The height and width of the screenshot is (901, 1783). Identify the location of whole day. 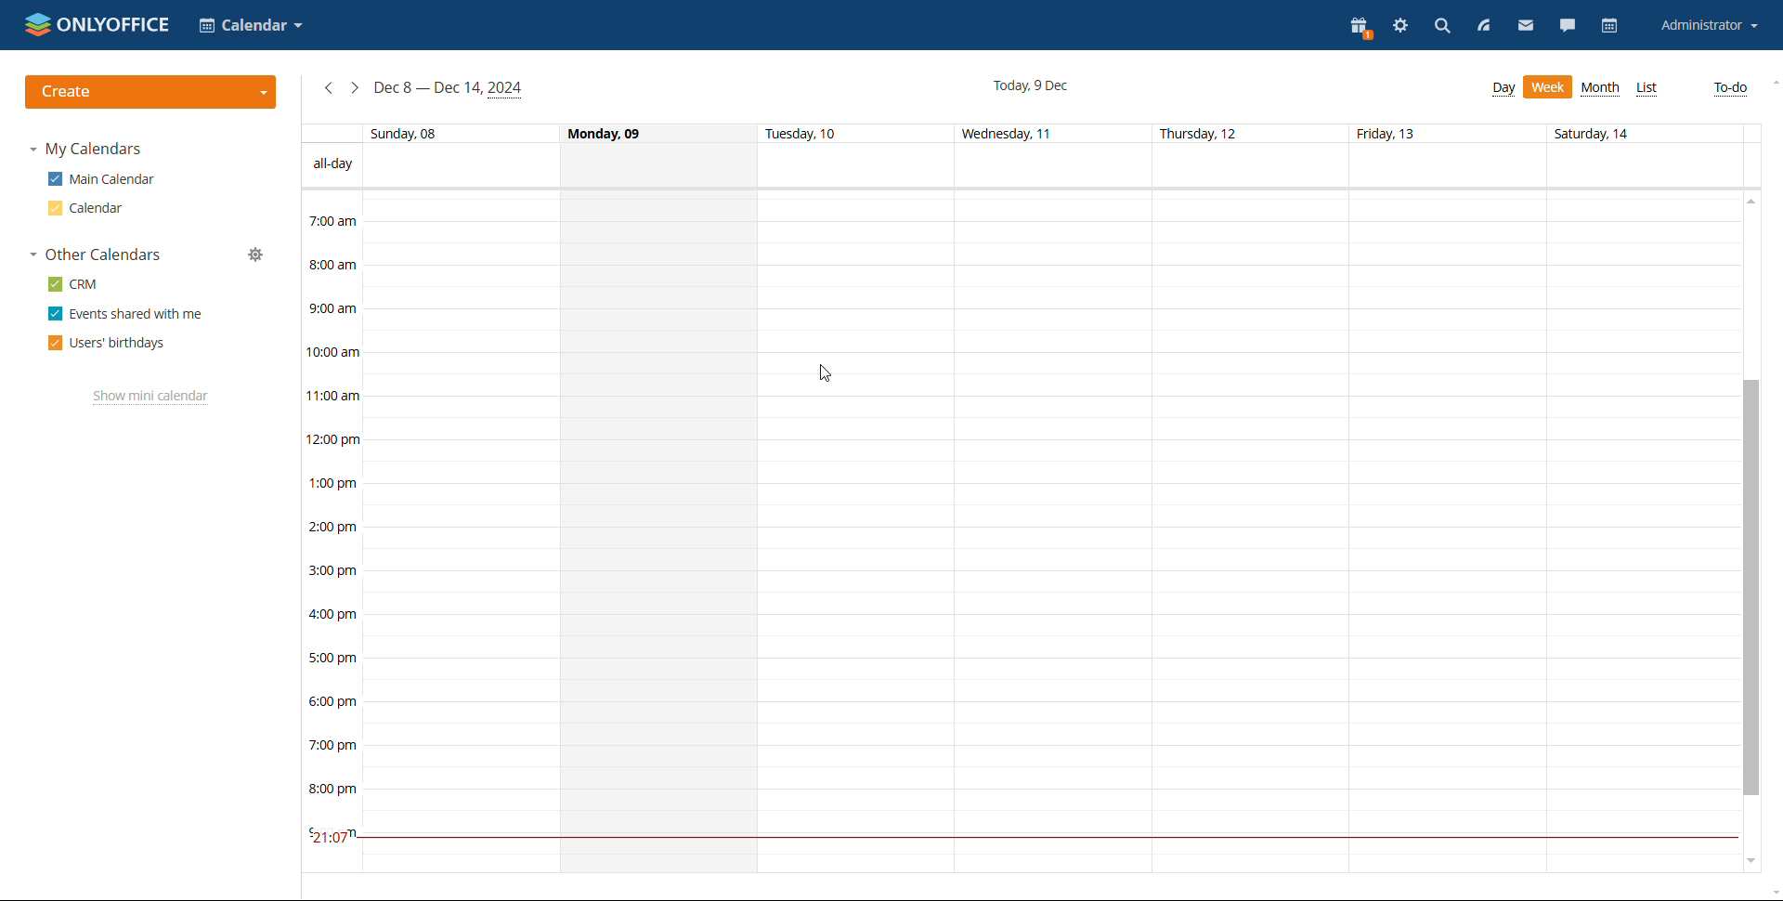
(658, 530).